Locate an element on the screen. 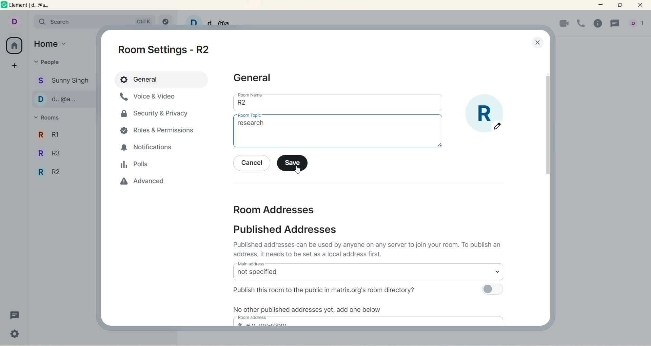 Image resolution: width=651 pixels, height=346 pixels. polls is located at coordinates (135, 165).